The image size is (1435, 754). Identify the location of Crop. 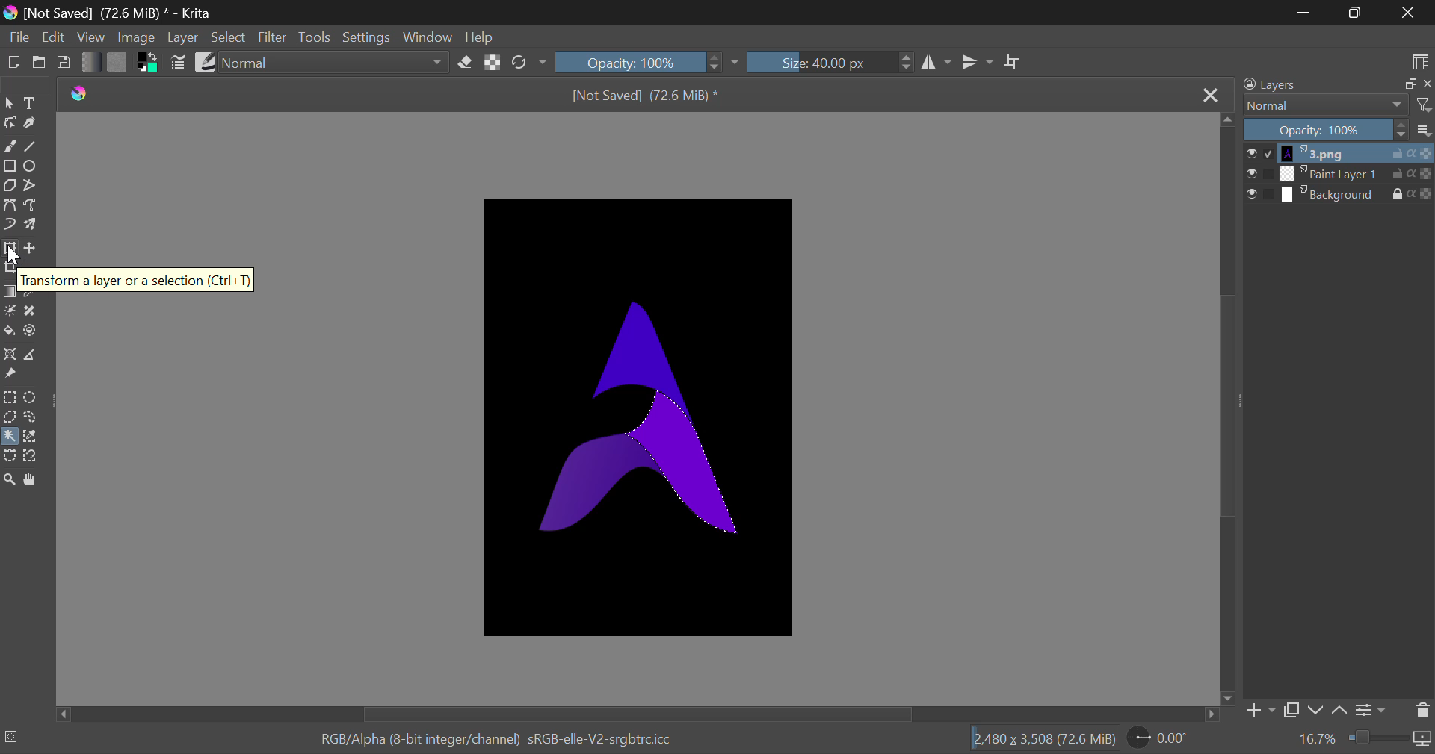
(12, 268).